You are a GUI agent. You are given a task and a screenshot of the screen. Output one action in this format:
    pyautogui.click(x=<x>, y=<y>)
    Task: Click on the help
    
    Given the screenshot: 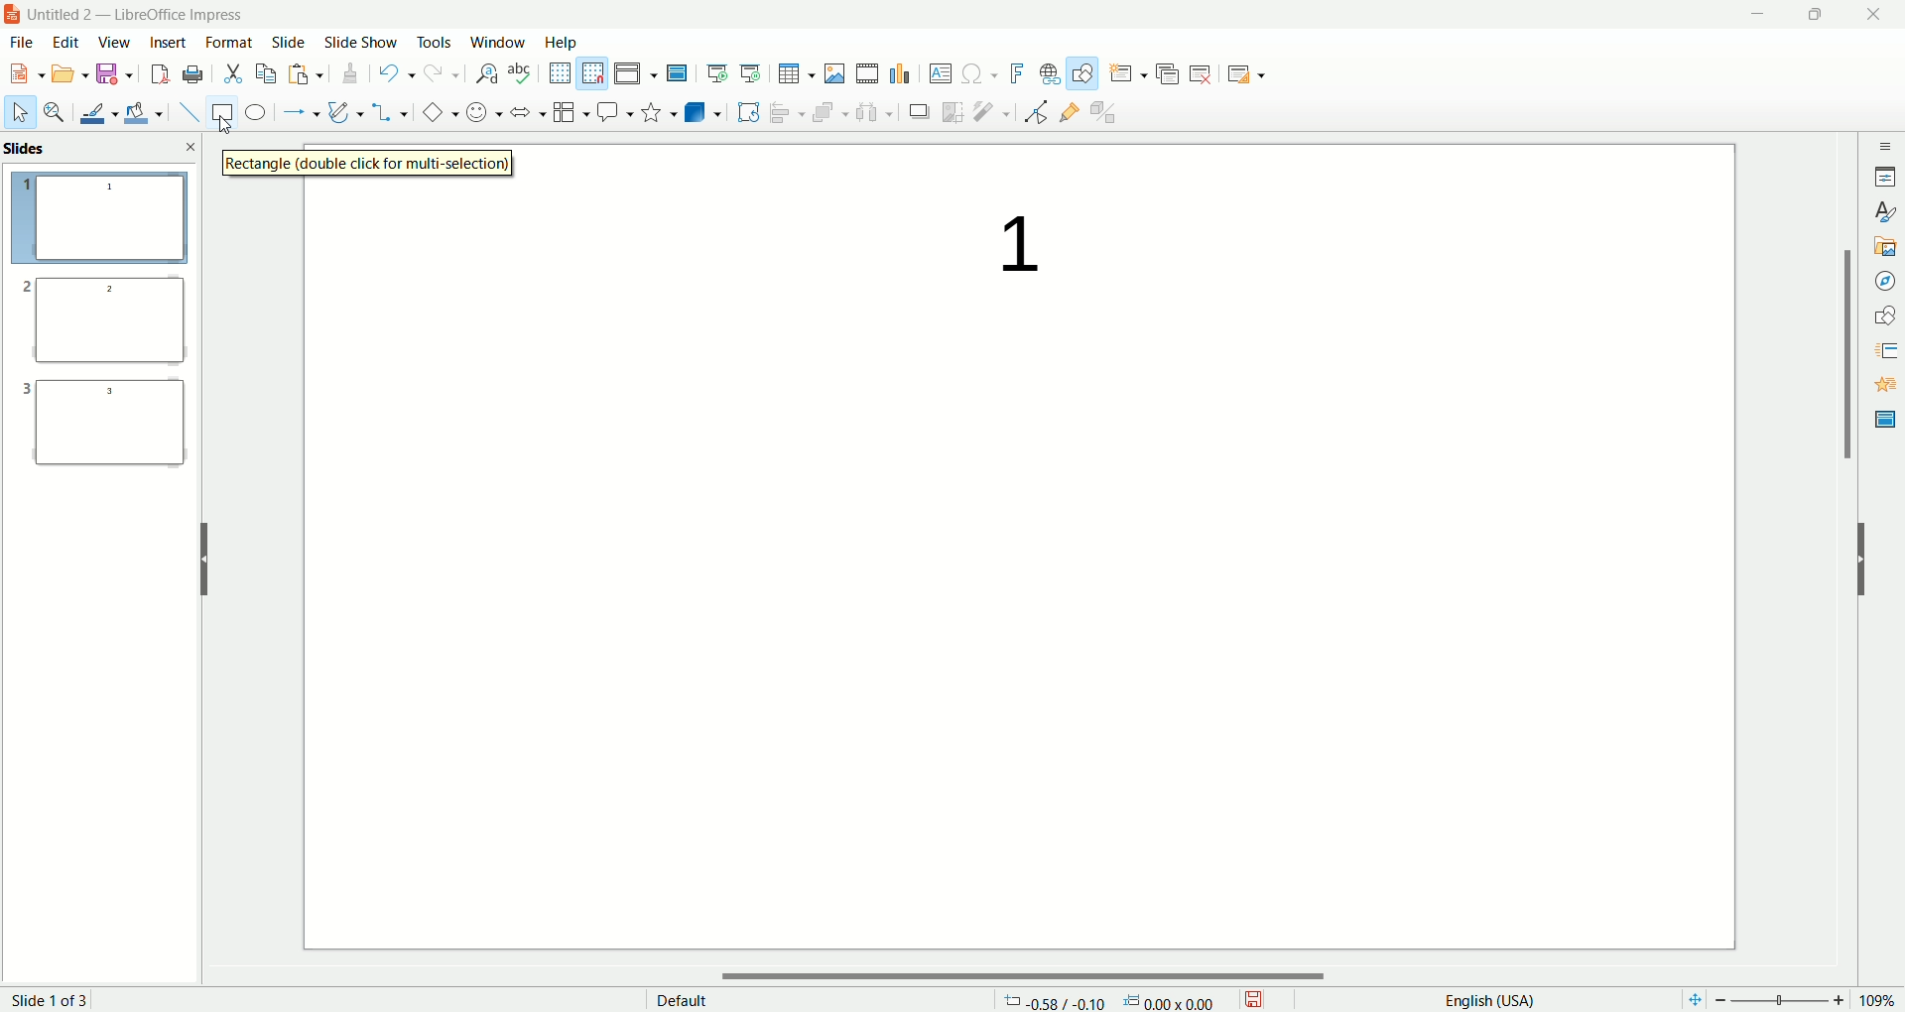 What is the action you would take?
    pyautogui.click(x=562, y=42)
    